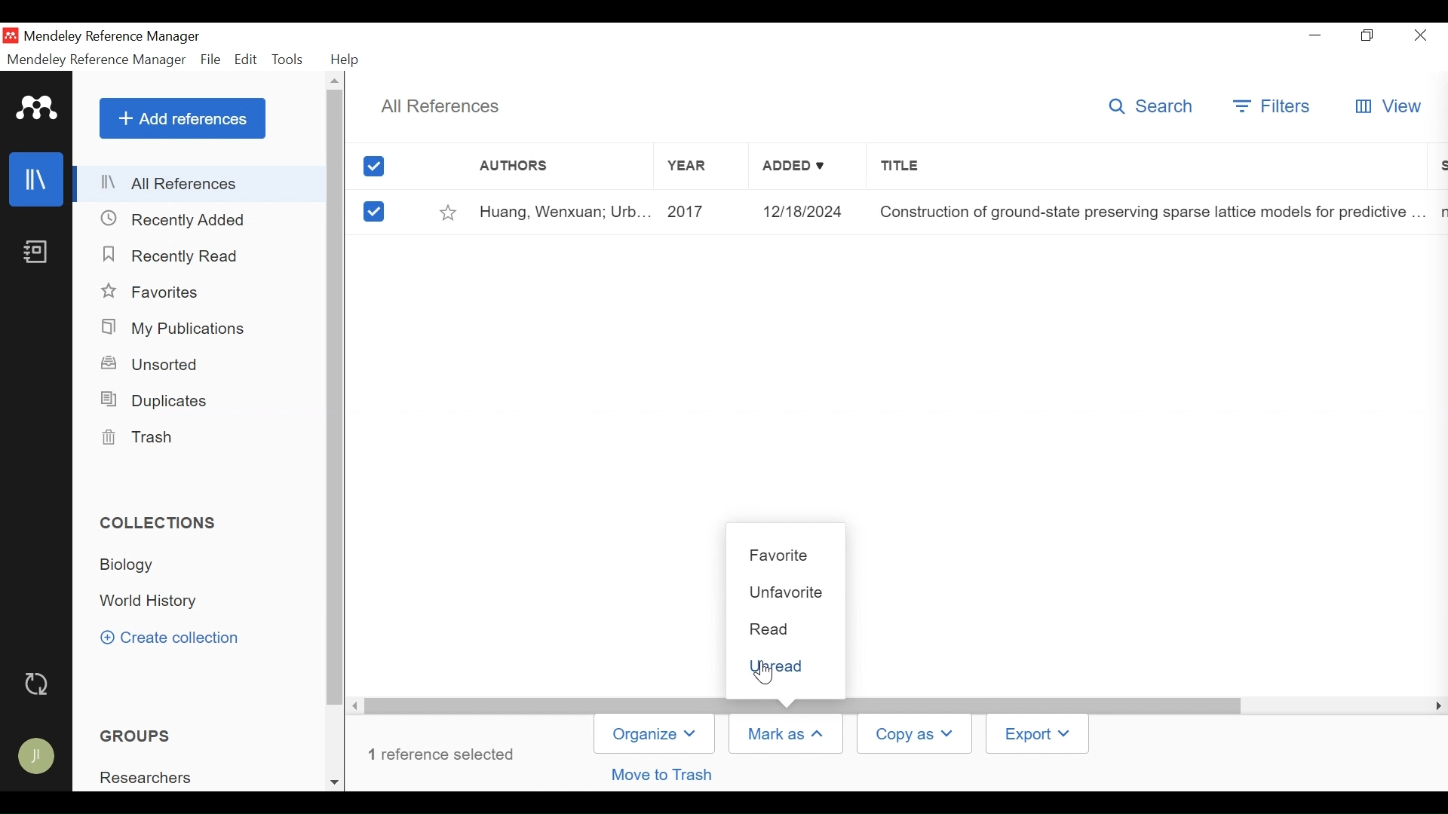  Describe the element at coordinates (38, 755) in the screenshot. I see `Avatar` at that location.